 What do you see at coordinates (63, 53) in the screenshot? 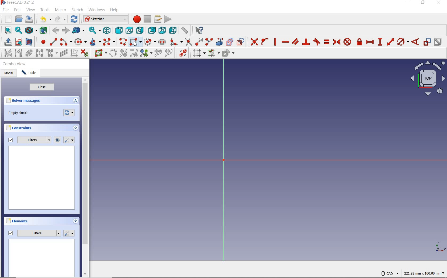
I see `rectangular array` at bounding box center [63, 53].